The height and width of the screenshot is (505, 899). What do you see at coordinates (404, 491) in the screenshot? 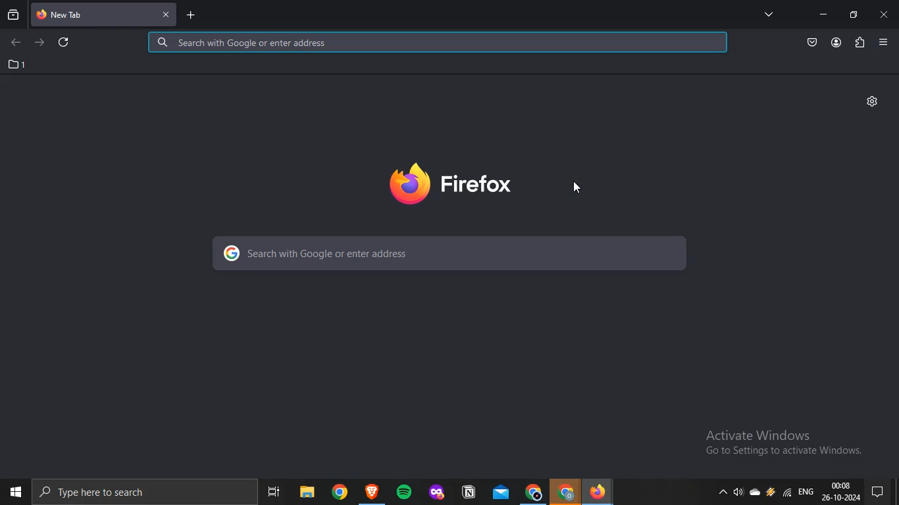
I see `spotify` at bounding box center [404, 491].